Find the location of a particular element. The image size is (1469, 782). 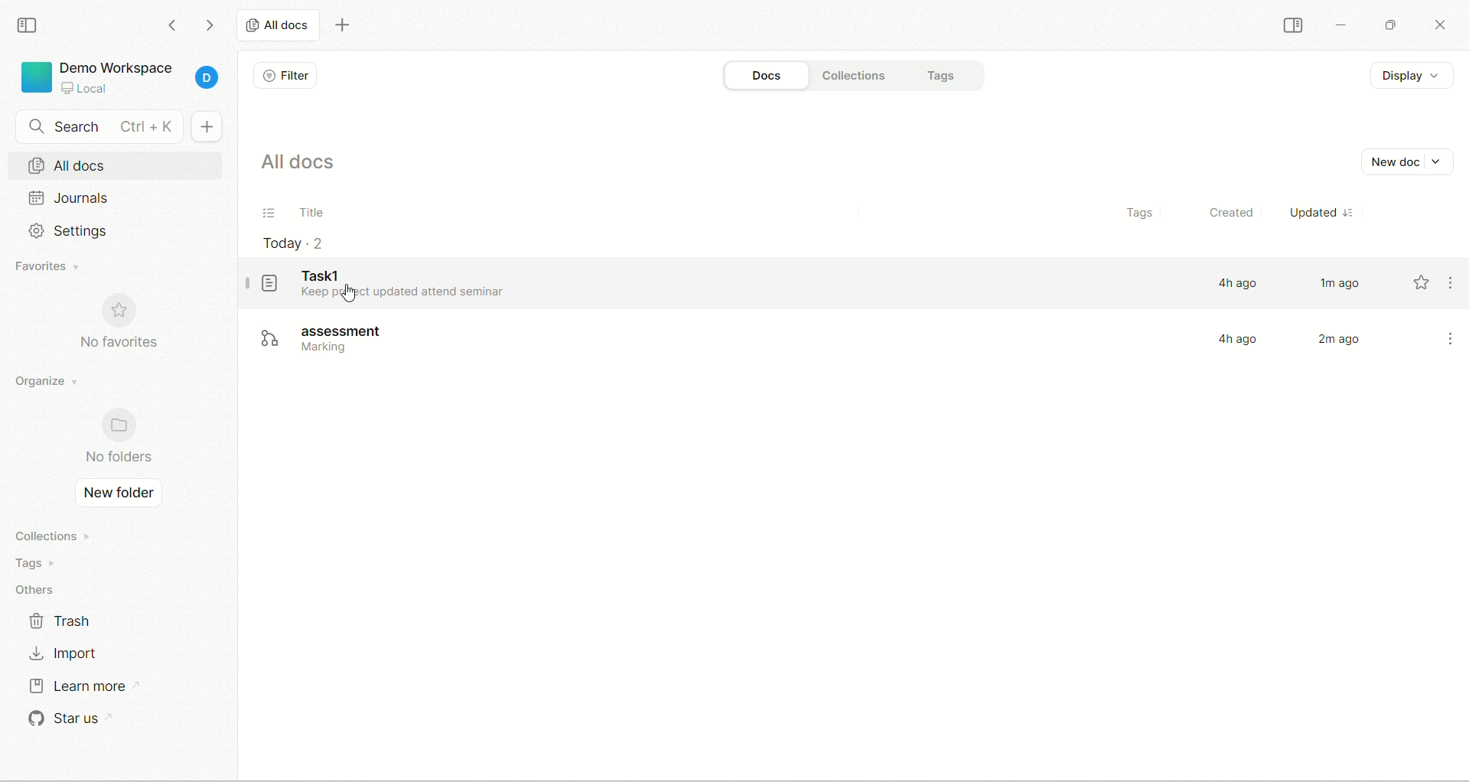

tags is located at coordinates (44, 563).